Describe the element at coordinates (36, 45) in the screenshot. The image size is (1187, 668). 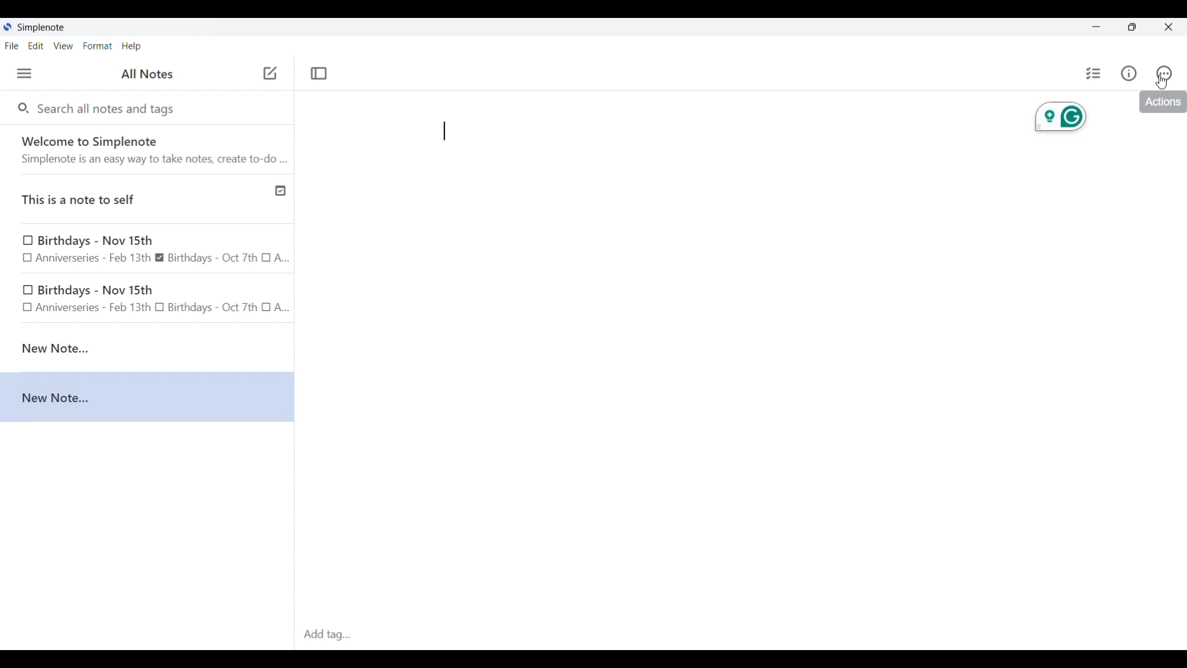
I see `Edit menu` at that location.